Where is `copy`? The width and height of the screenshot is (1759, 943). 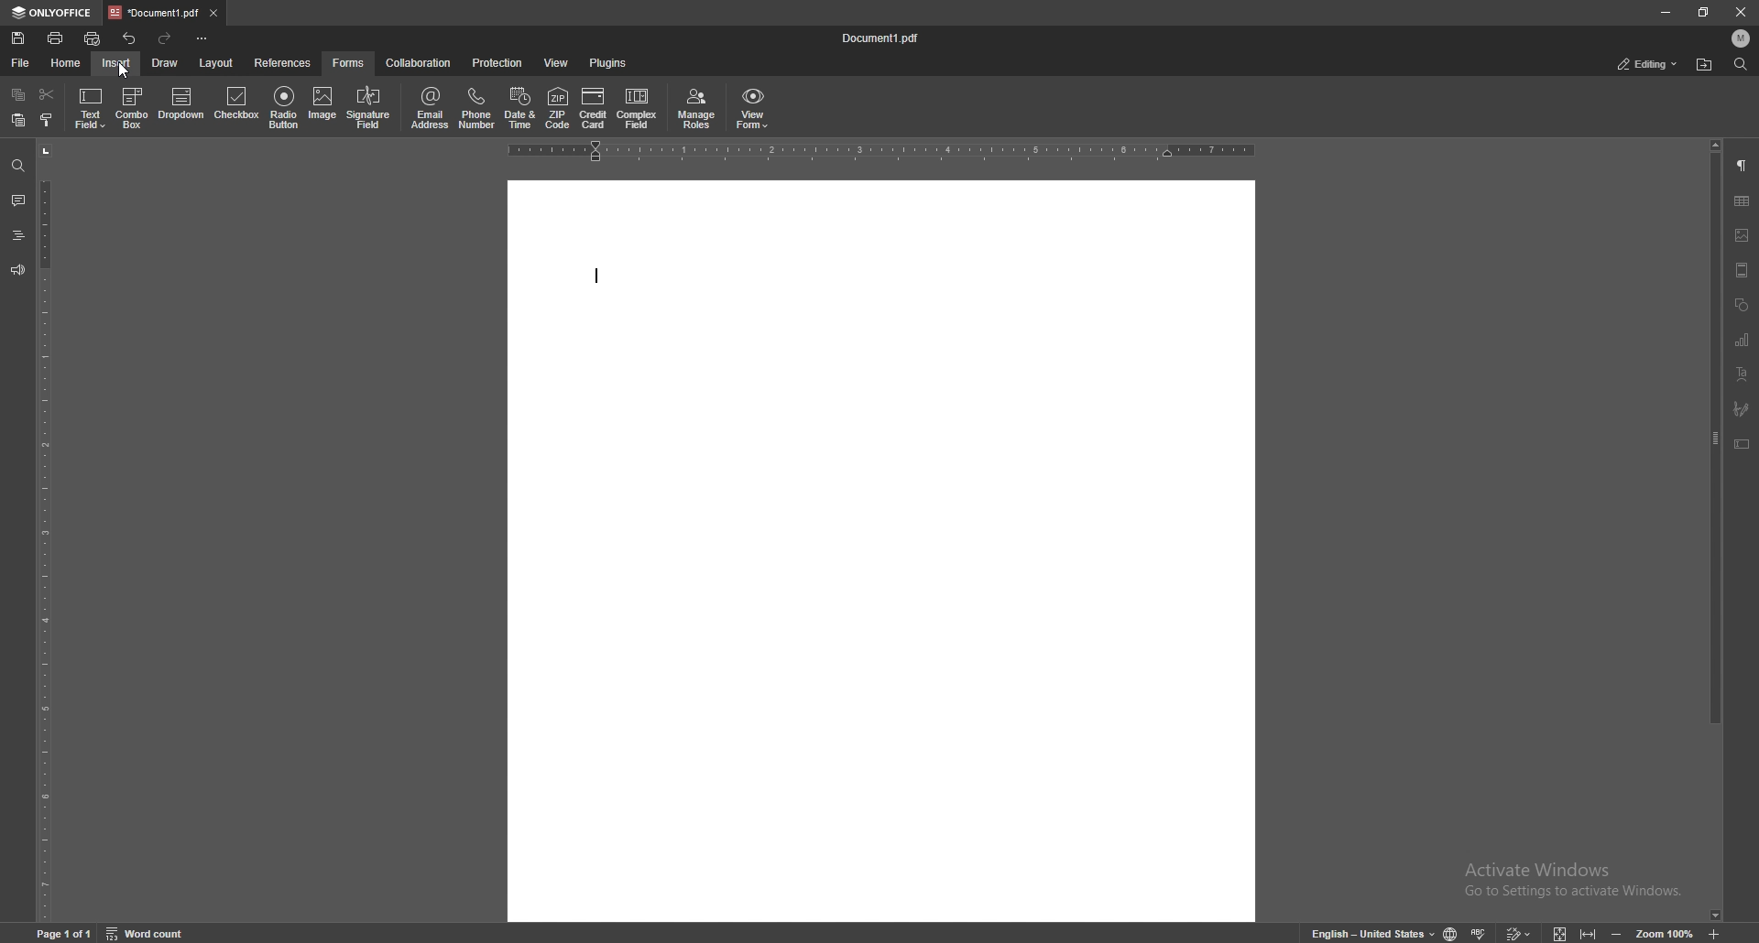
copy is located at coordinates (18, 94).